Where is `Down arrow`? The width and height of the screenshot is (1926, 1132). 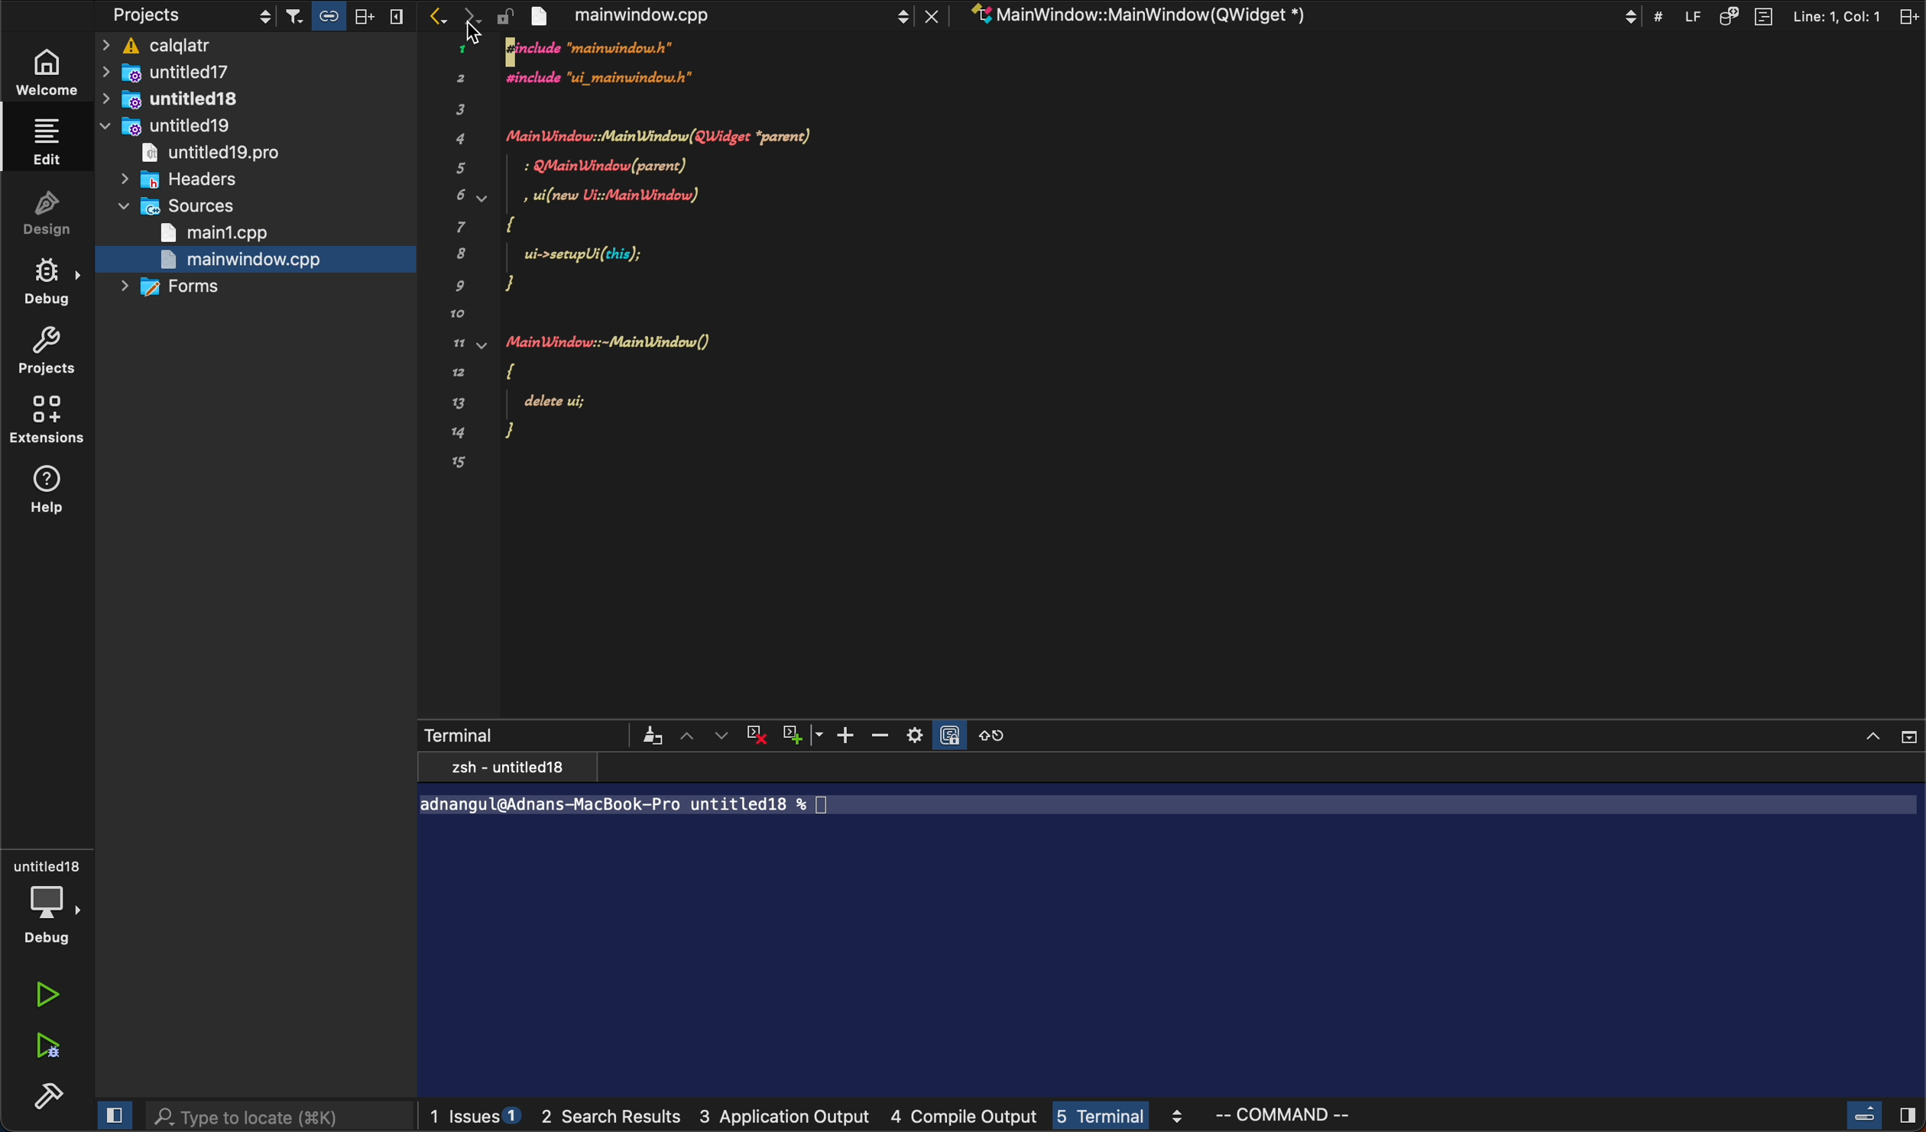
Down arrow is located at coordinates (823, 734).